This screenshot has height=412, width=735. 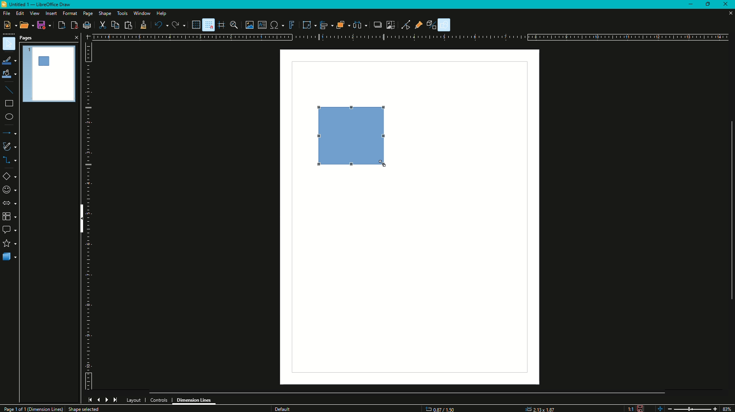 I want to click on Restore, so click(x=709, y=3).